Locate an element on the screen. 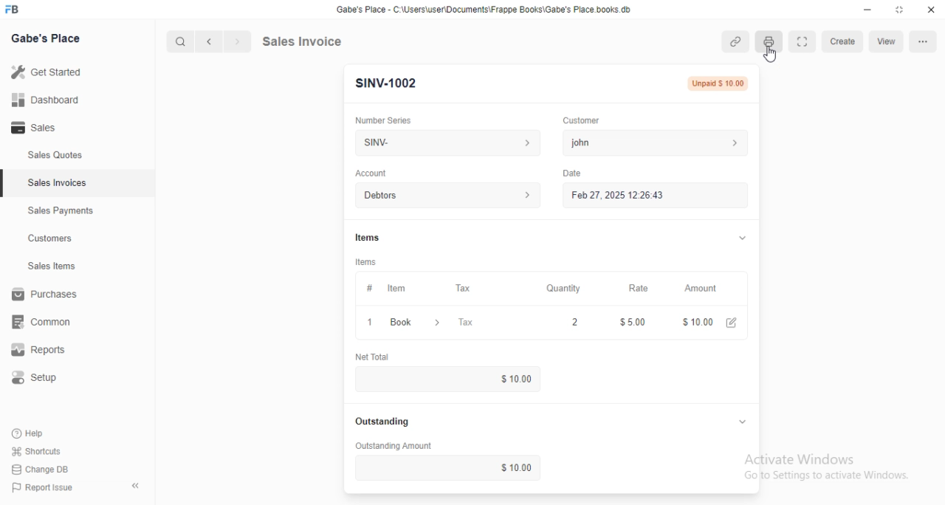 Image resolution: width=945 pixels, height=505 pixels. minimize is located at coordinates (867, 10).